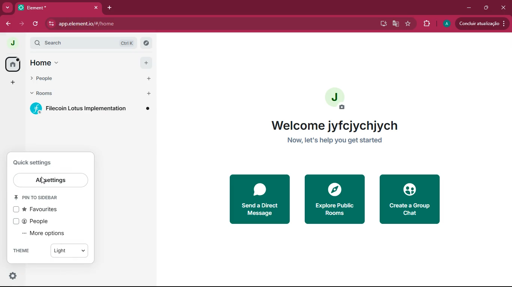  What do you see at coordinates (262, 198) in the screenshot?
I see `send a direct message` at bounding box center [262, 198].